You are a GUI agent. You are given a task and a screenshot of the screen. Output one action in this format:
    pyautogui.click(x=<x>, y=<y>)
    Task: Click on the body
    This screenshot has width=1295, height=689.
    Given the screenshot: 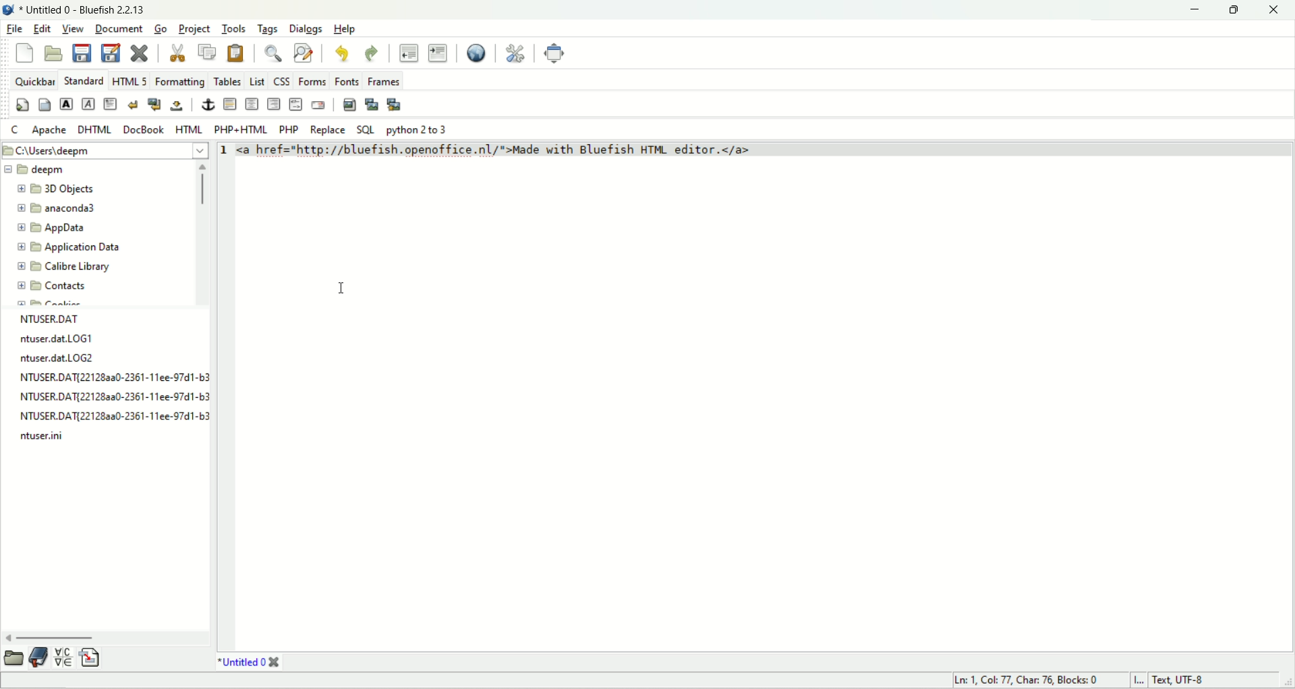 What is the action you would take?
    pyautogui.click(x=42, y=106)
    